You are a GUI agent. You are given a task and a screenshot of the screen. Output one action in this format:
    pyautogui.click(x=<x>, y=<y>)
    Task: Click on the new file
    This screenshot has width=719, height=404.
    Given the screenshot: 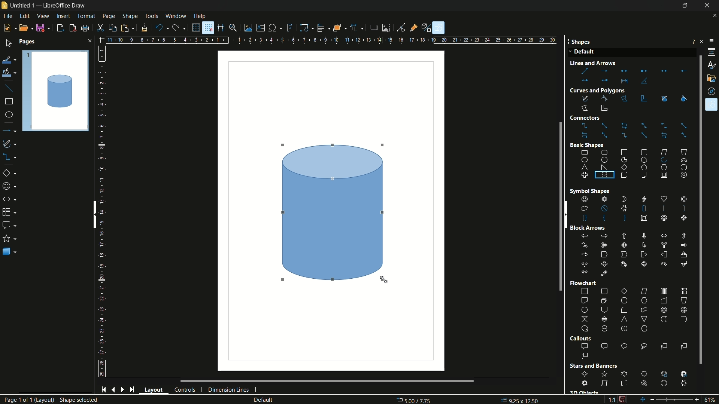 What is the action you would take?
    pyautogui.click(x=9, y=28)
    